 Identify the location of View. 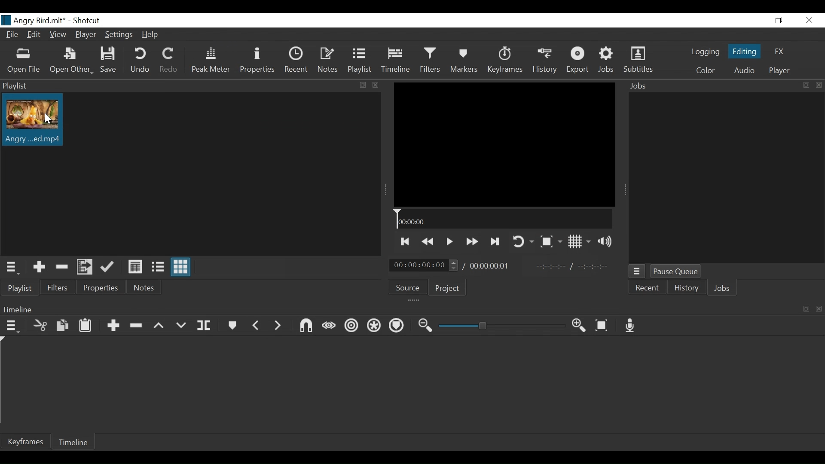
(59, 34).